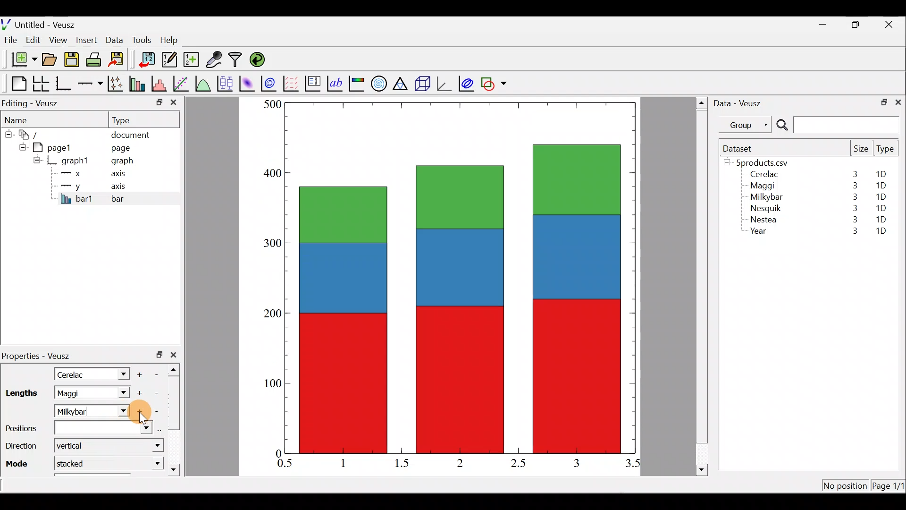 The height and width of the screenshot is (510, 906). Describe the element at coordinates (117, 84) in the screenshot. I see `Plot points with lines and error bars` at that location.